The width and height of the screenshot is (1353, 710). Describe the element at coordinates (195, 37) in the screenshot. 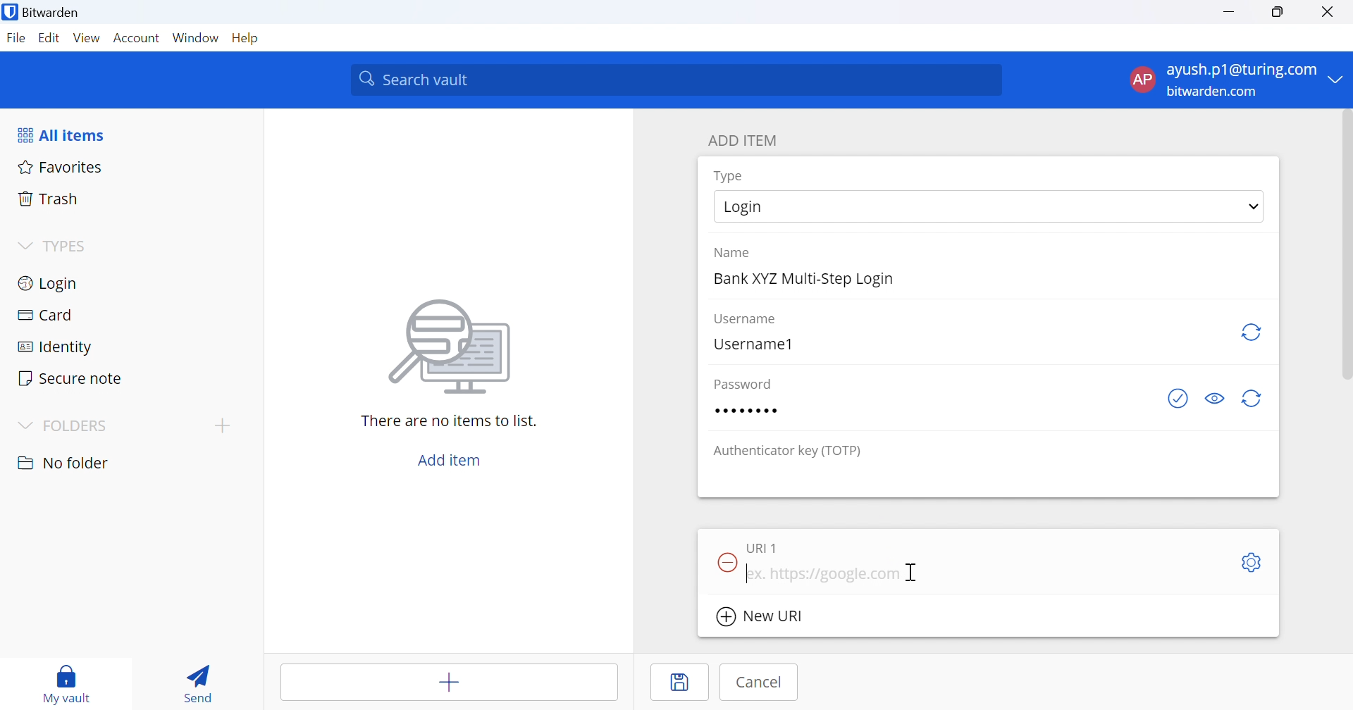

I see `Window` at that location.